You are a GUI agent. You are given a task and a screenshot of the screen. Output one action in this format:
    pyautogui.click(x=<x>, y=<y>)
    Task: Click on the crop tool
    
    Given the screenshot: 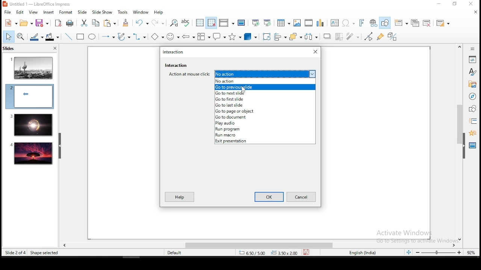 What is the action you would take?
    pyautogui.click(x=267, y=37)
    